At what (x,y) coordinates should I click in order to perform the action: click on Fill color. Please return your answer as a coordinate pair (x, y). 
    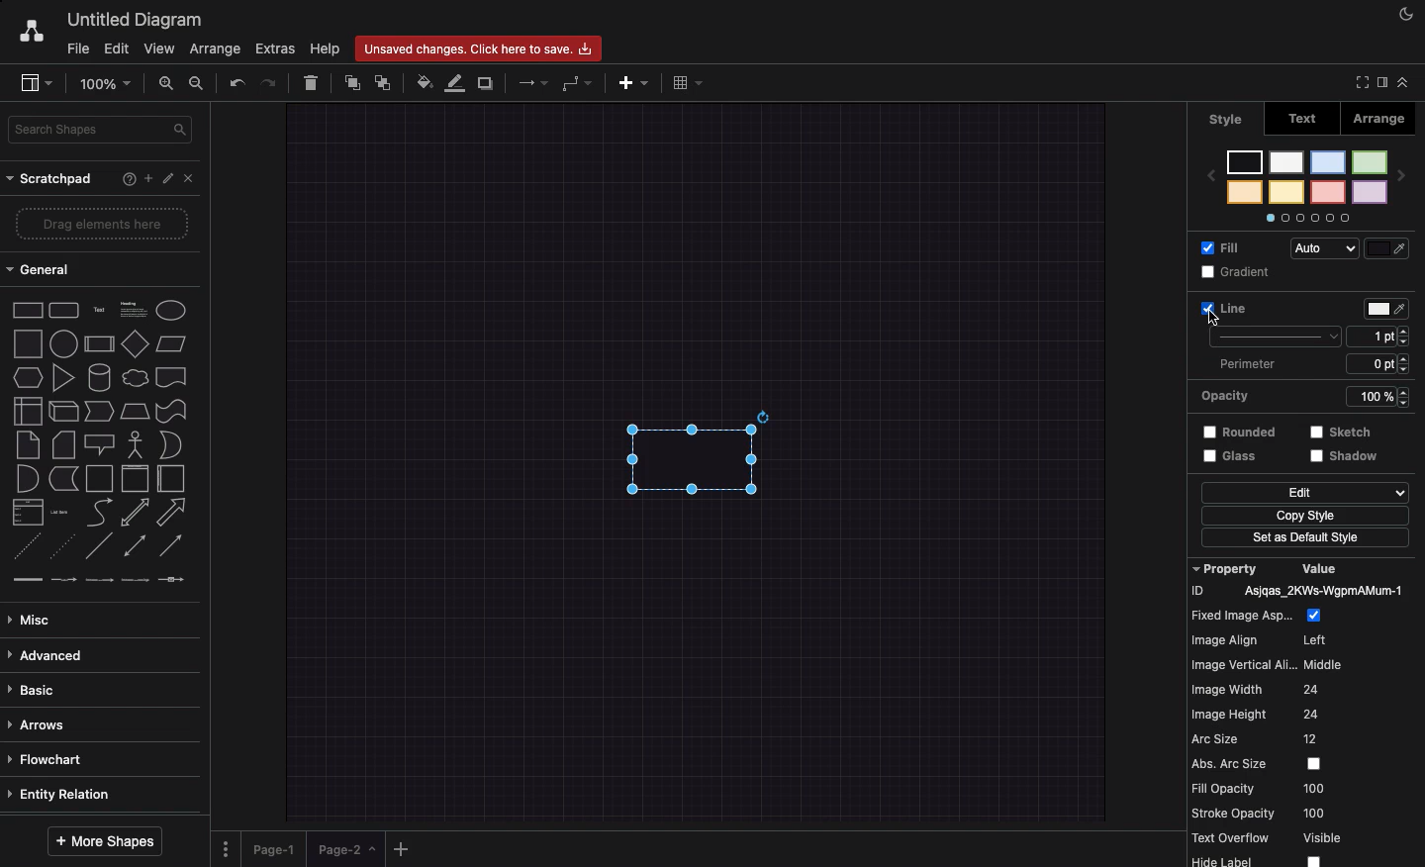
    Looking at the image, I should click on (427, 80).